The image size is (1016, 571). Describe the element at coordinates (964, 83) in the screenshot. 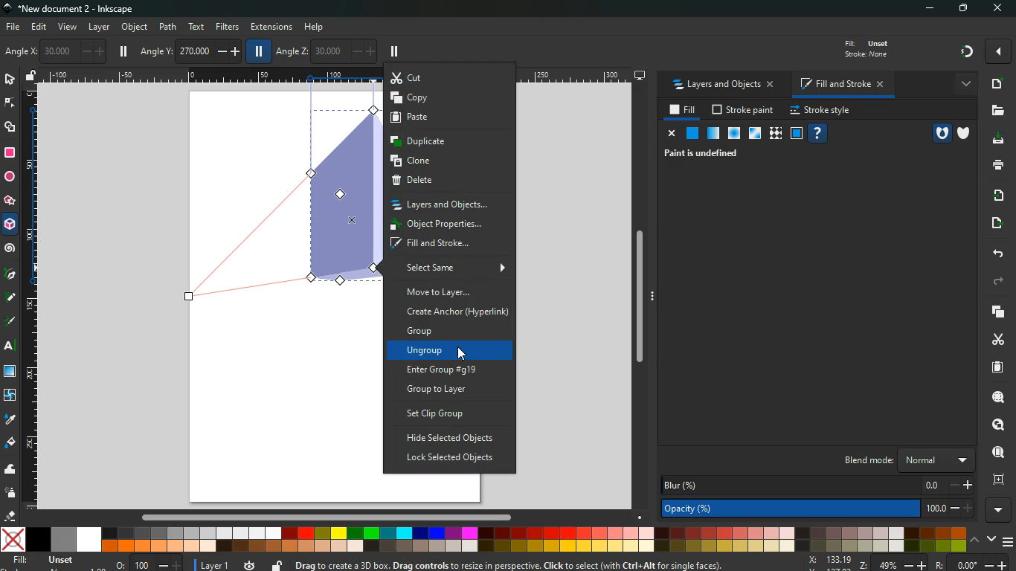

I see `more` at that location.